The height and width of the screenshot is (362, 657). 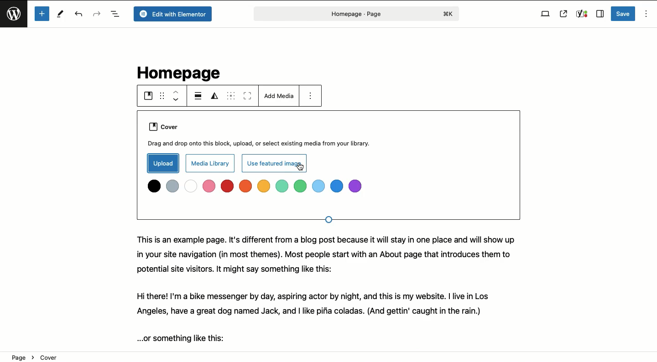 I want to click on Colors, so click(x=253, y=187).